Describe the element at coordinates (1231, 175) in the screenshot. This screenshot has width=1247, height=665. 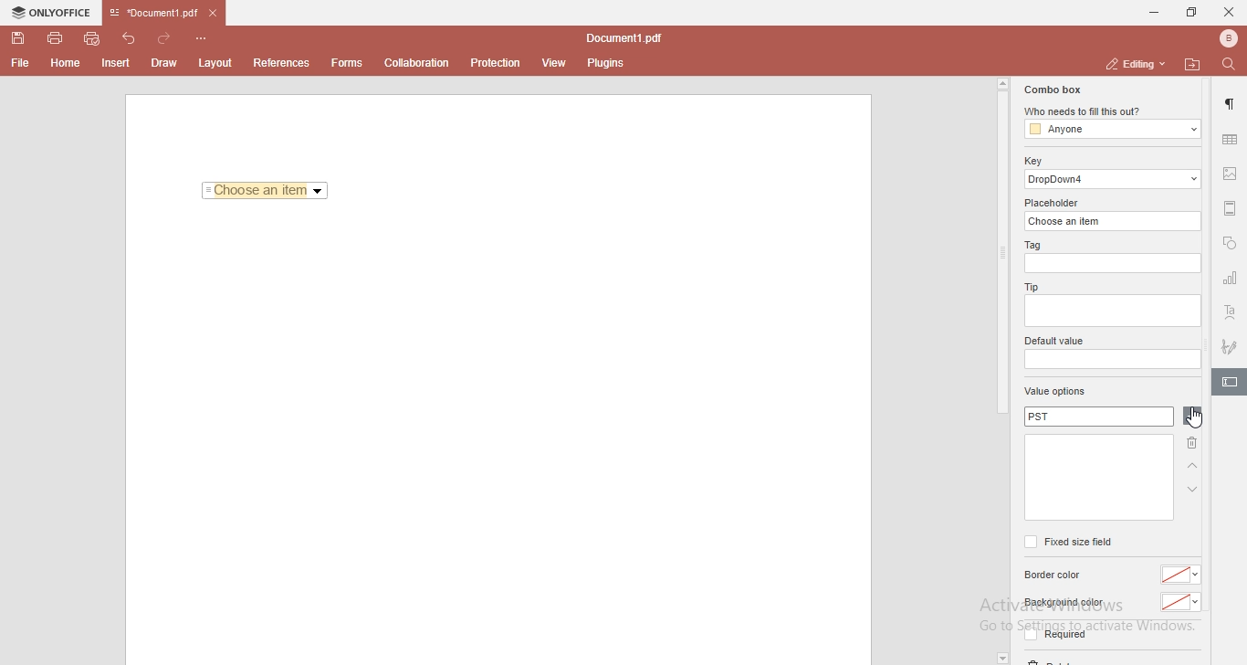
I see `image` at that location.